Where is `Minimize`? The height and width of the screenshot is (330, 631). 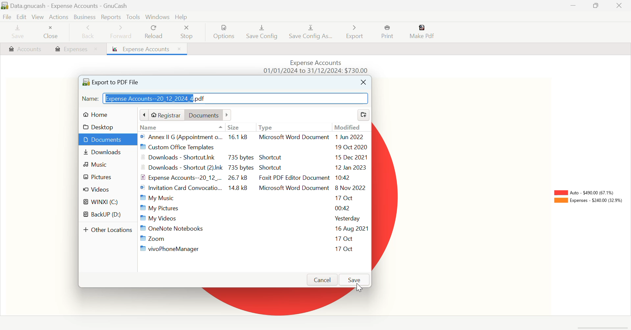
Minimize is located at coordinates (596, 5).